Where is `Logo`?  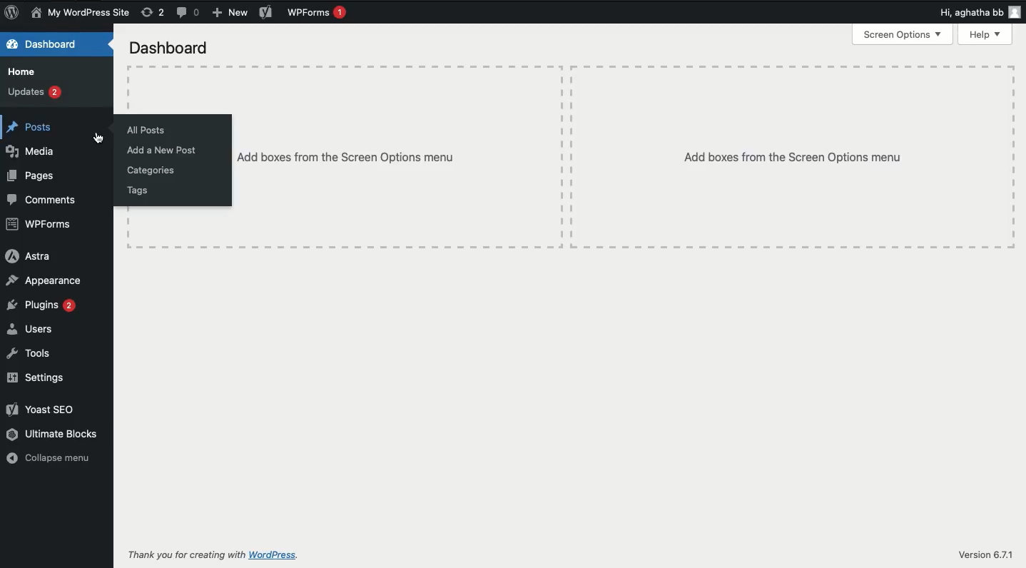 Logo is located at coordinates (10, 13).